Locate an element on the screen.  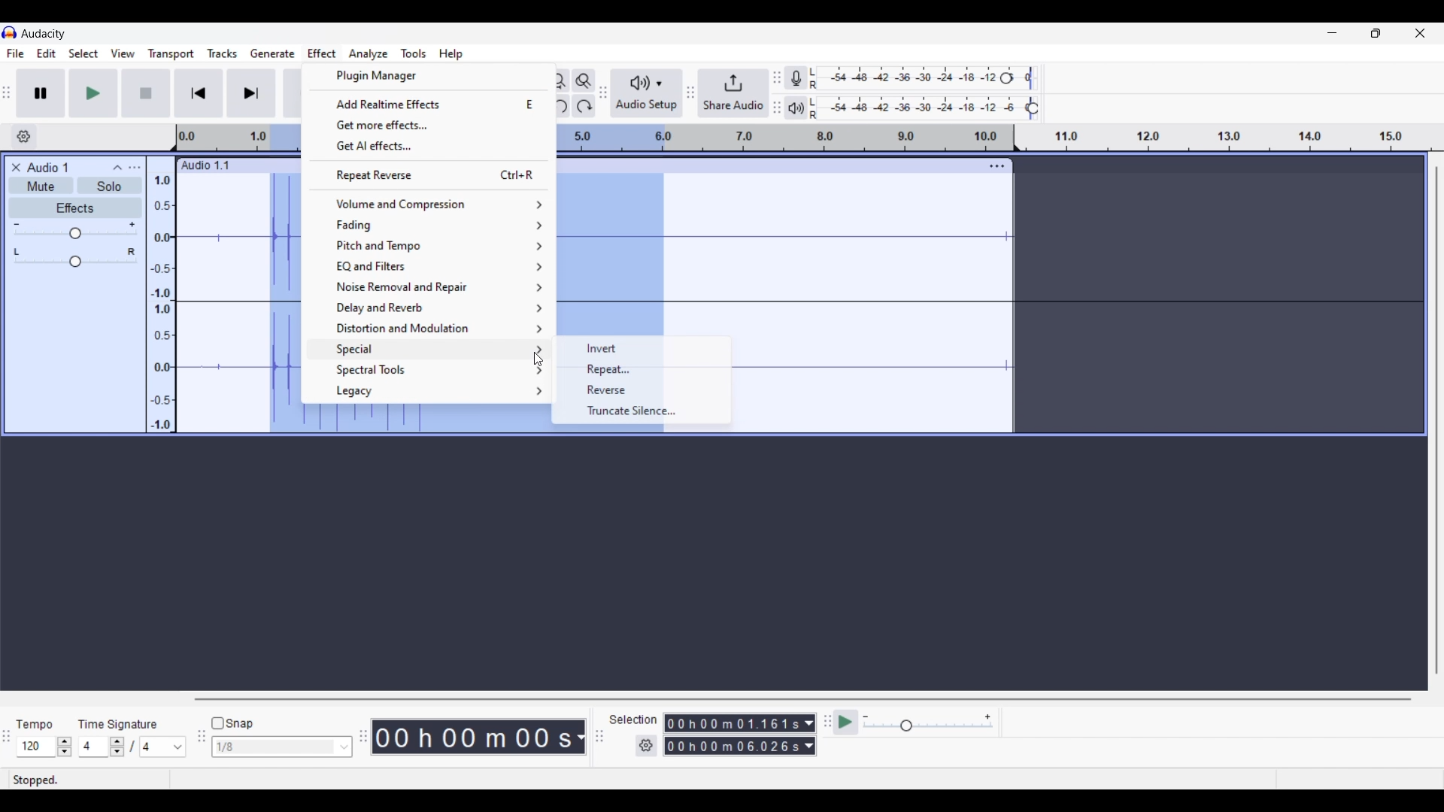
Playback level is located at coordinates (919, 108).